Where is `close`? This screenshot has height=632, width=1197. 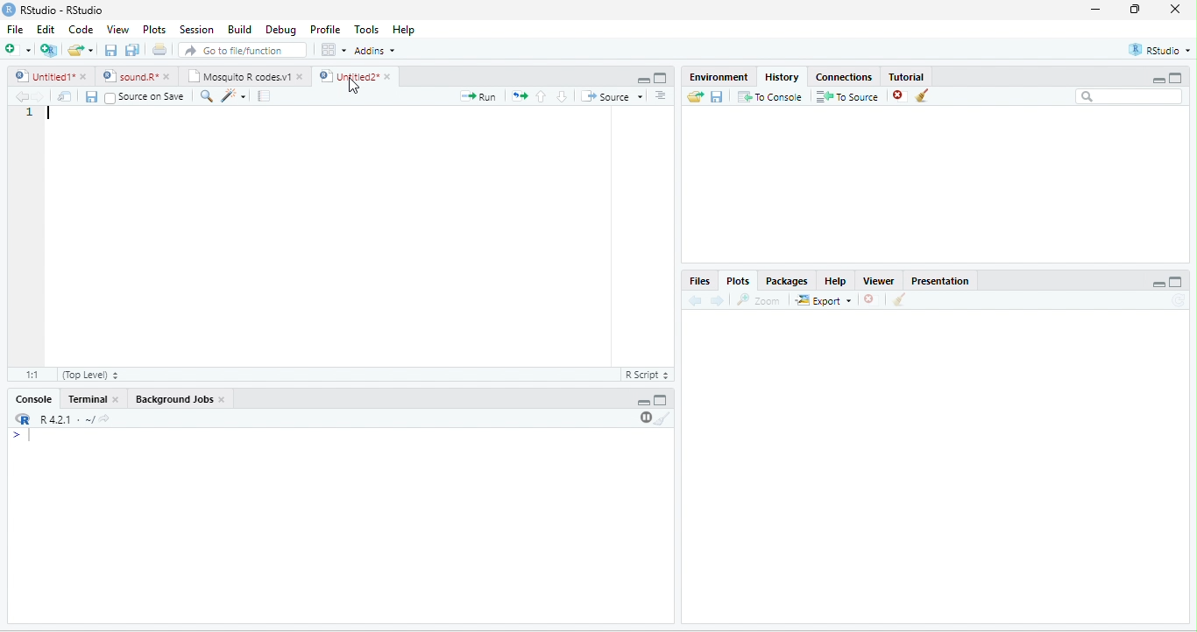 close is located at coordinates (1175, 9).